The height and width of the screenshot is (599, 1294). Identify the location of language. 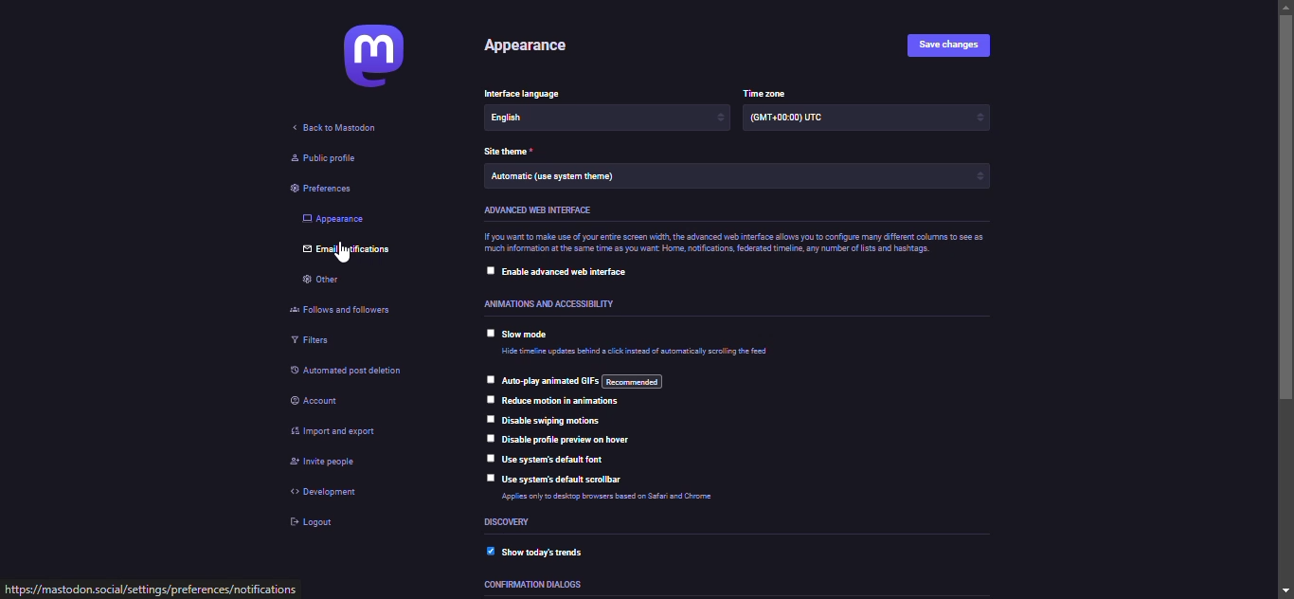
(526, 94).